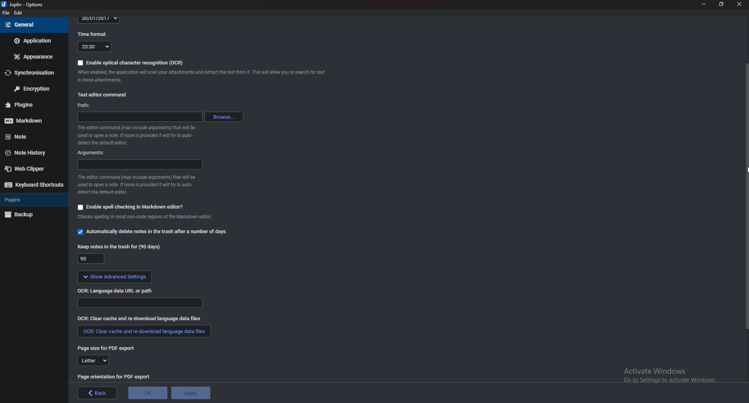  I want to click on joplin, so click(24, 5).